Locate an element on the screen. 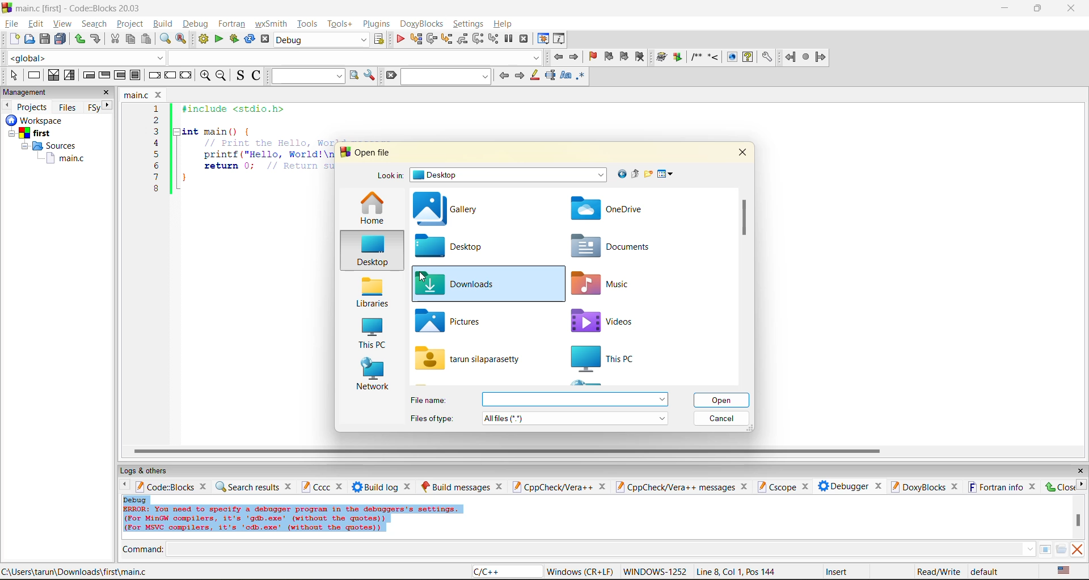 The height and width of the screenshot is (580, 1089). close is located at coordinates (804, 487).